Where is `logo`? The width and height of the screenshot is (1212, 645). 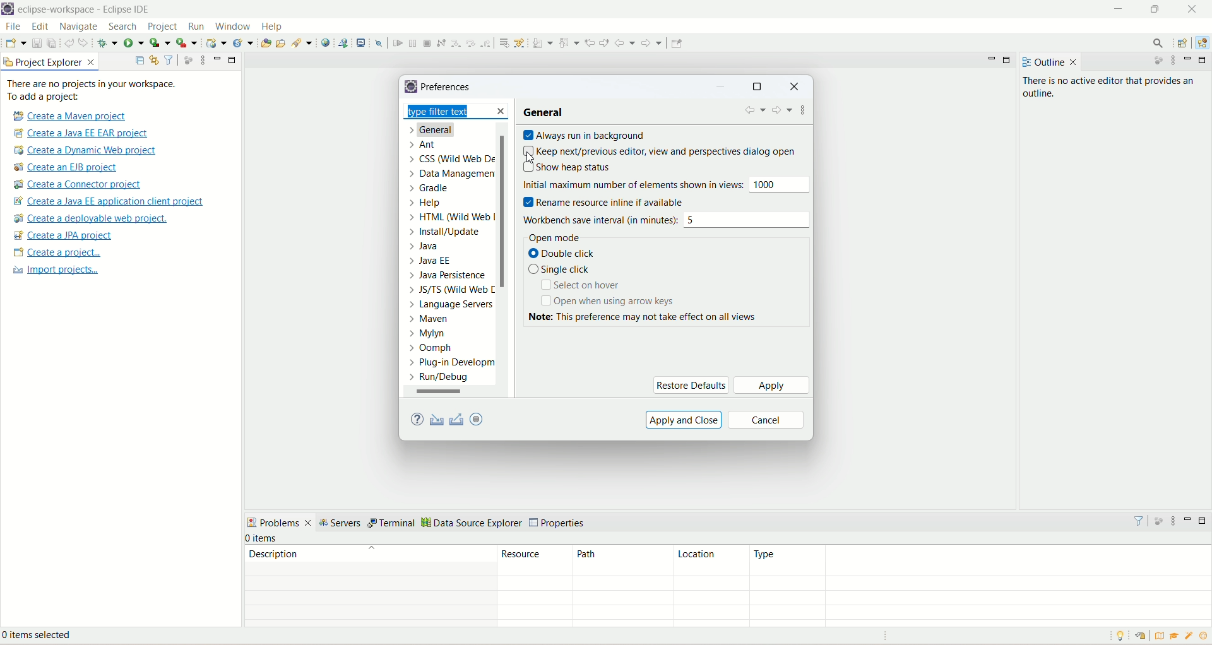
logo is located at coordinates (410, 86).